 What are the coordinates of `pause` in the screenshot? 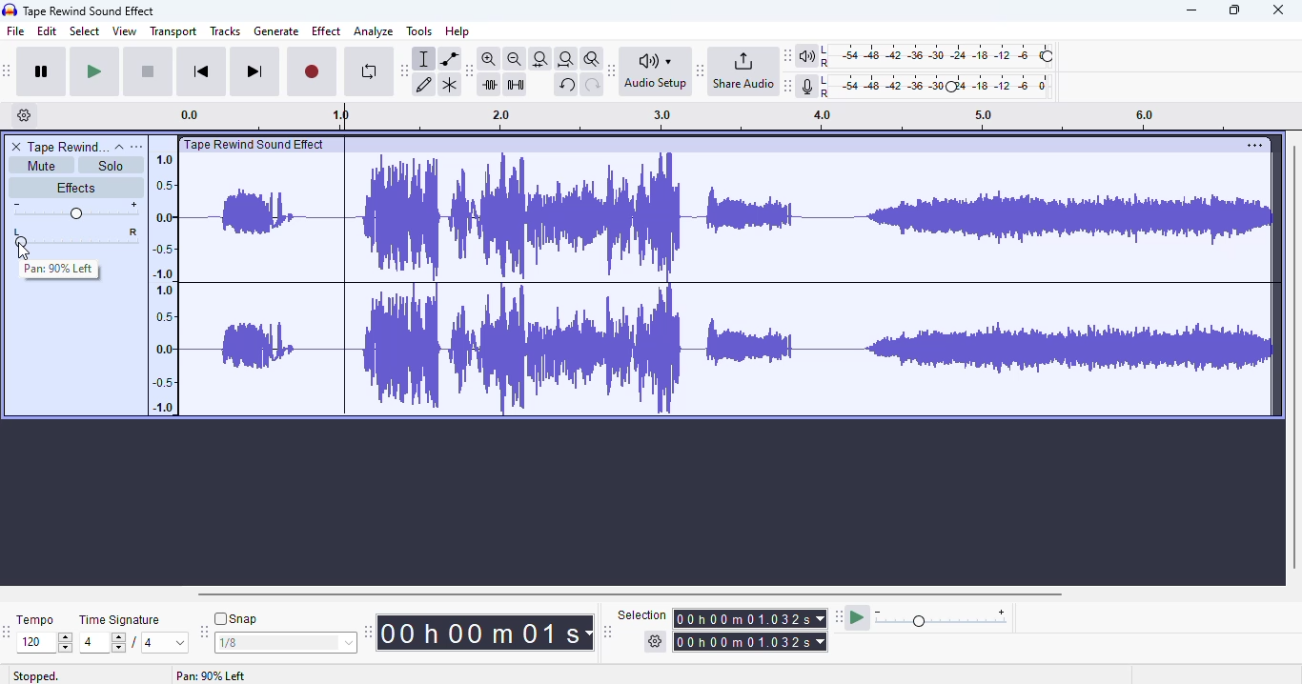 It's located at (42, 71).